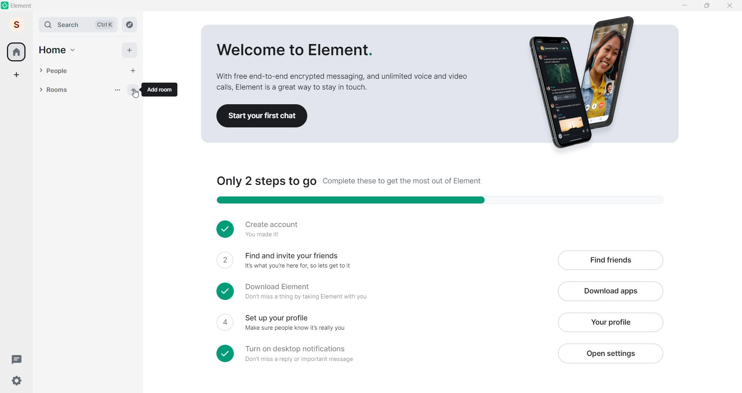 The image size is (742, 393). What do you see at coordinates (41, 90) in the screenshot?
I see `Room Drop Down` at bounding box center [41, 90].